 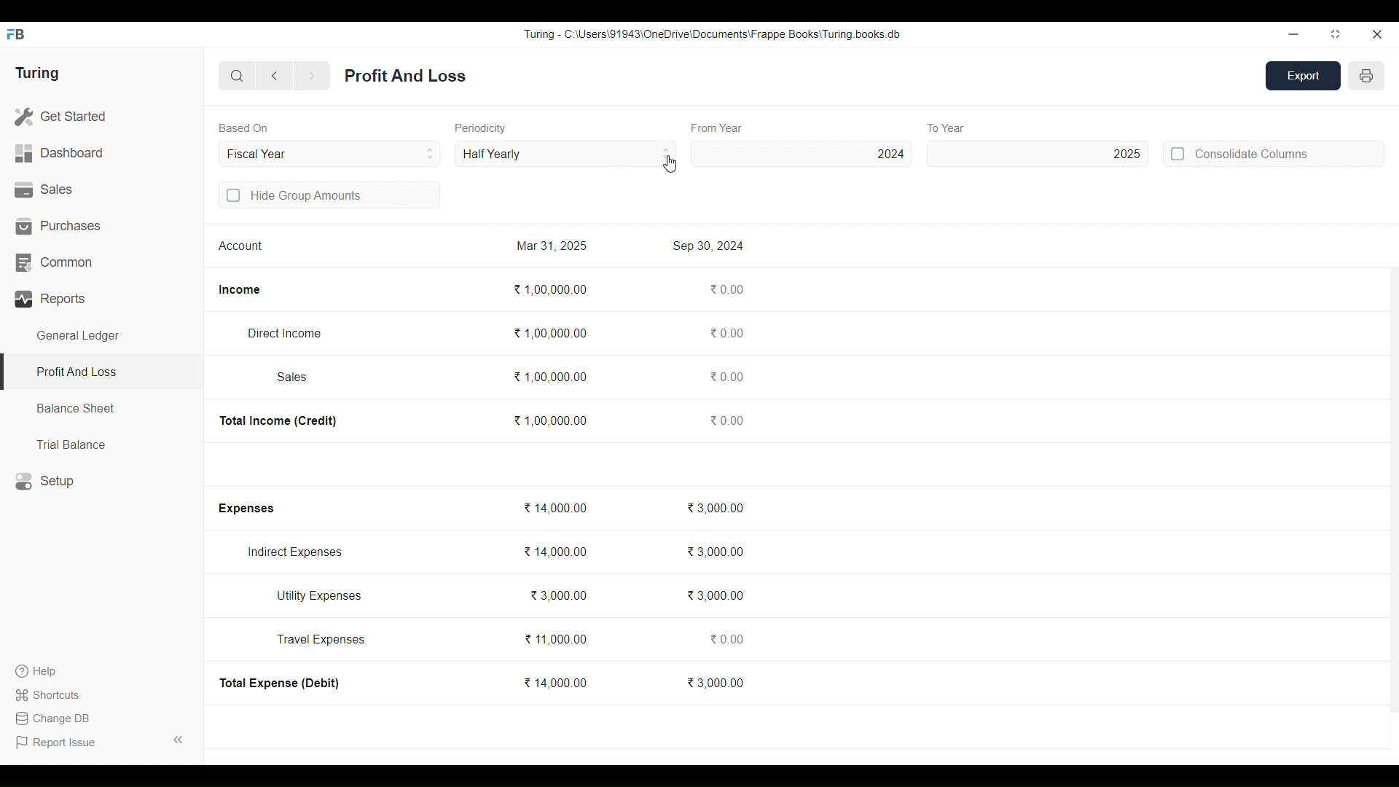 I want to click on Periodicity, so click(x=481, y=128).